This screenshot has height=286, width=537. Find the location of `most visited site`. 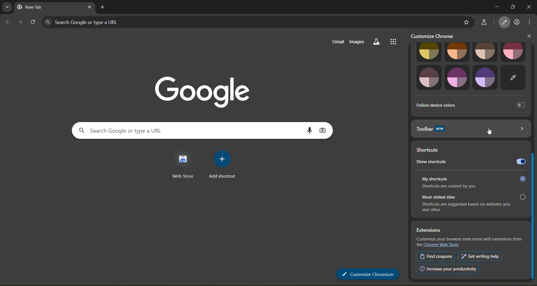

most visited site is located at coordinates (473, 197).